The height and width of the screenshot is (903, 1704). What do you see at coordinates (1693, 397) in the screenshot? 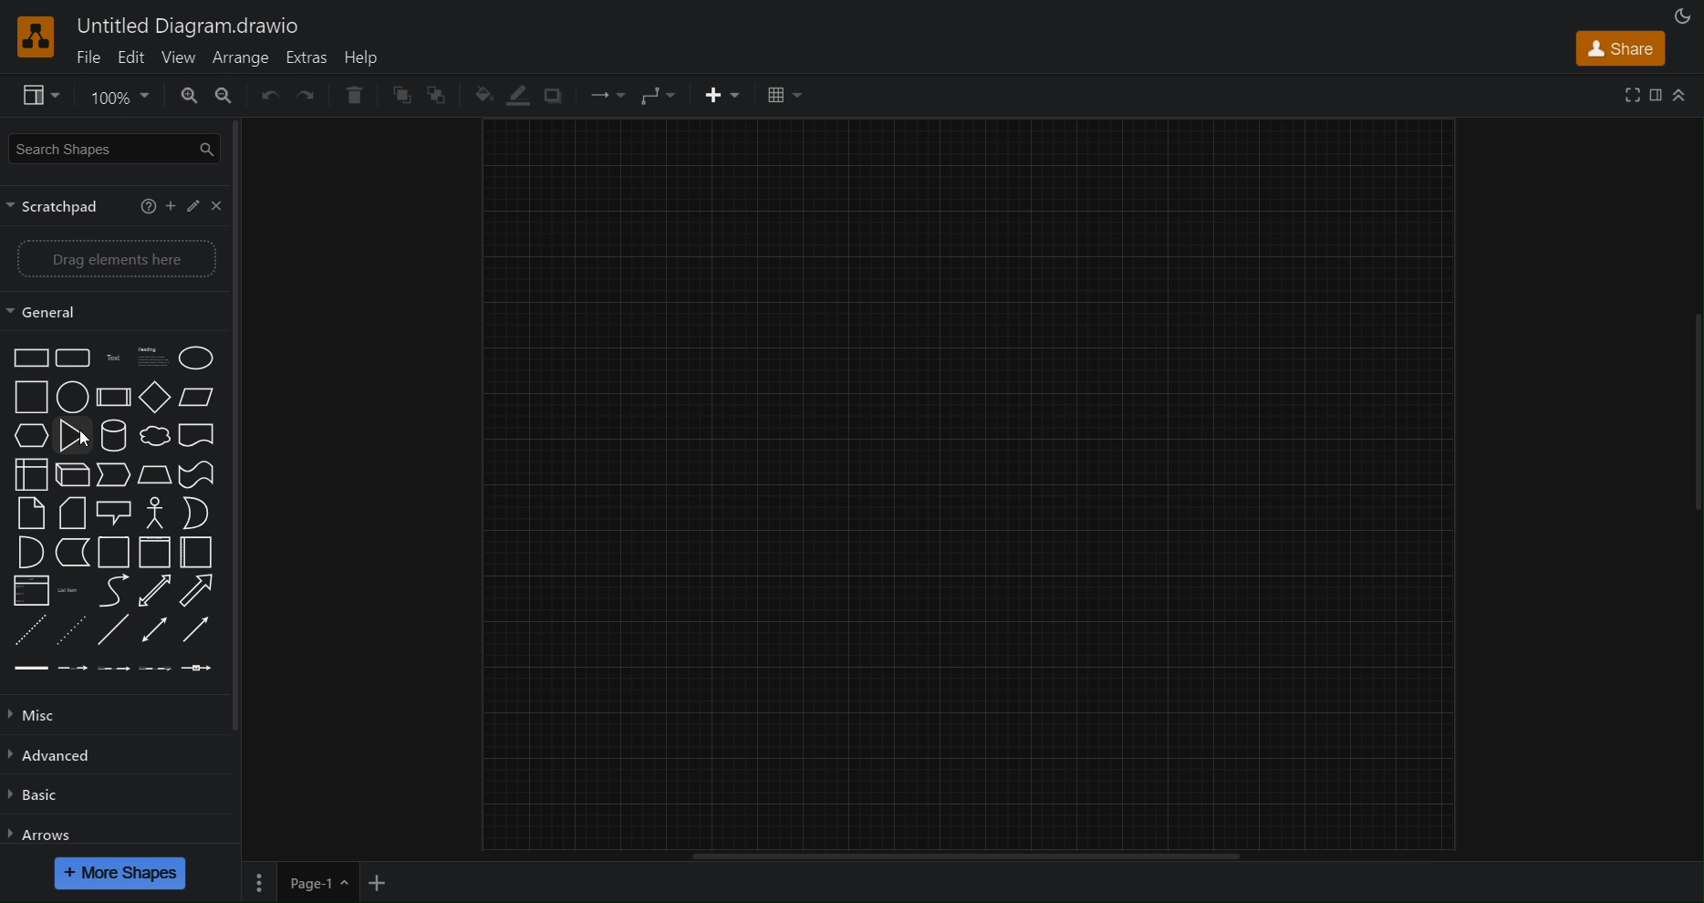
I see `Scrollbar` at bounding box center [1693, 397].